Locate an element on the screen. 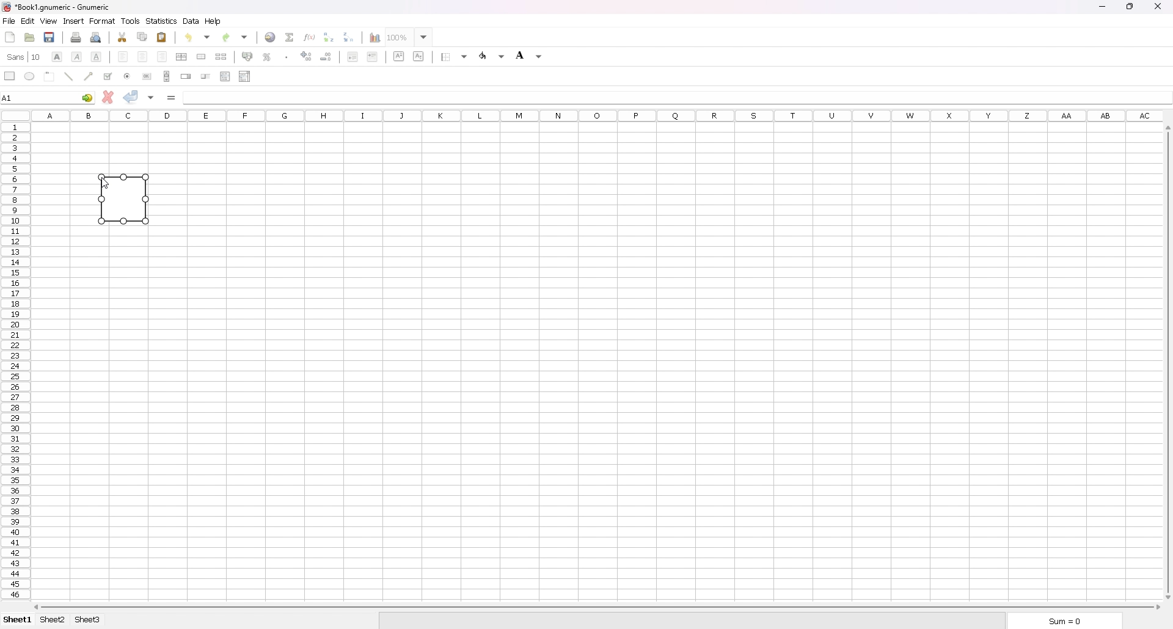 The height and width of the screenshot is (629, 1173). increase indent is located at coordinates (373, 57).